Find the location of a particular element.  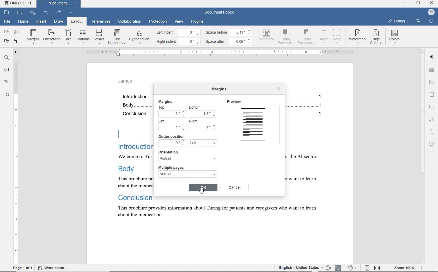

ruler is located at coordinates (221, 52).